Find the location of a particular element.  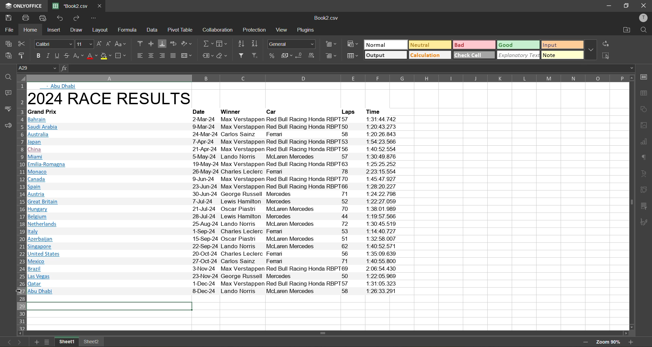

percent is located at coordinates (273, 56).